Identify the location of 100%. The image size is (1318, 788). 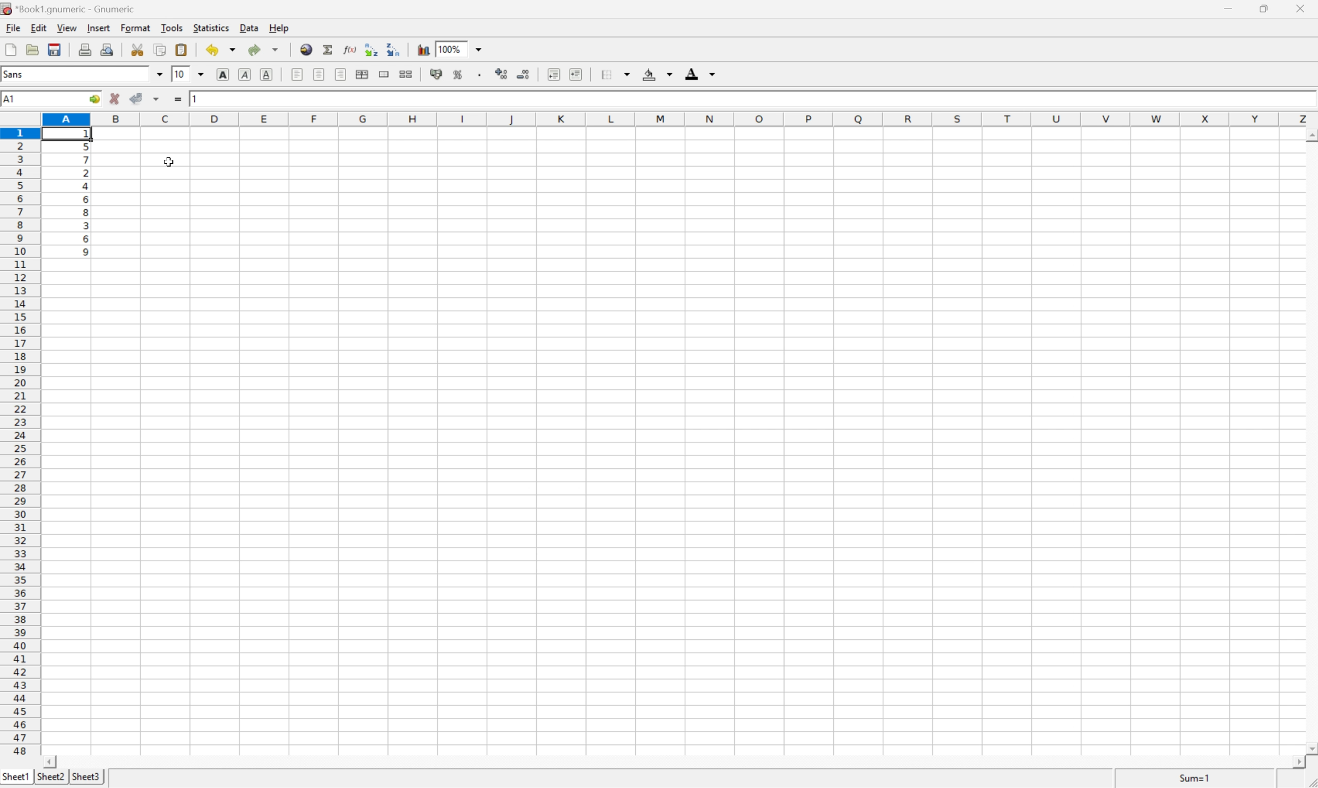
(448, 49).